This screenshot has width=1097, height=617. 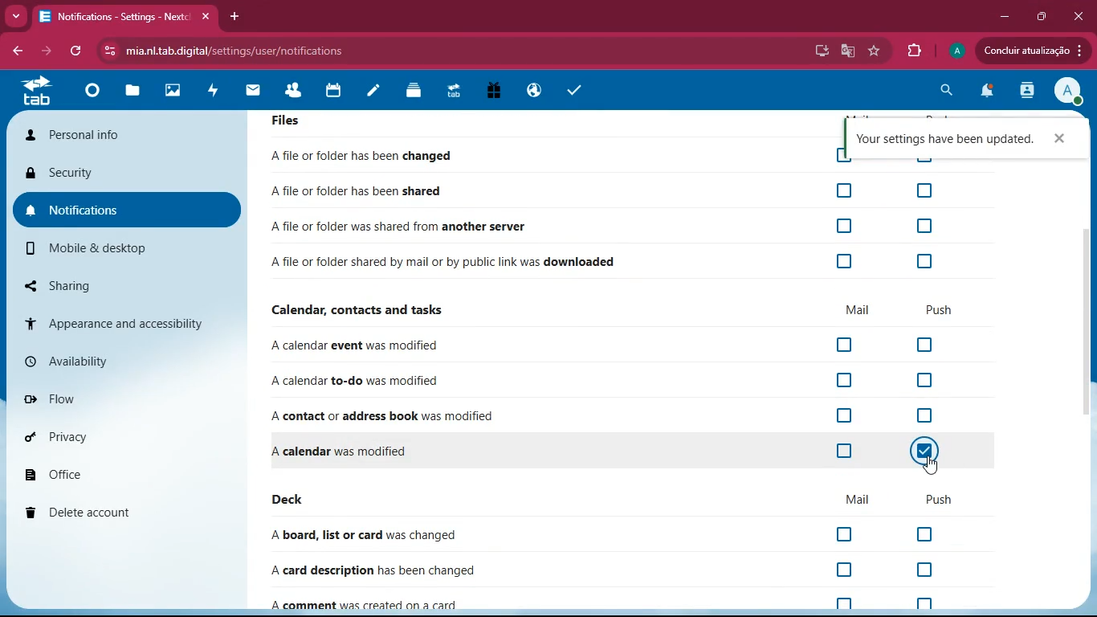 What do you see at coordinates (375, 602) in the screenshot?
I see `comment` at bounding box center [375, 602].